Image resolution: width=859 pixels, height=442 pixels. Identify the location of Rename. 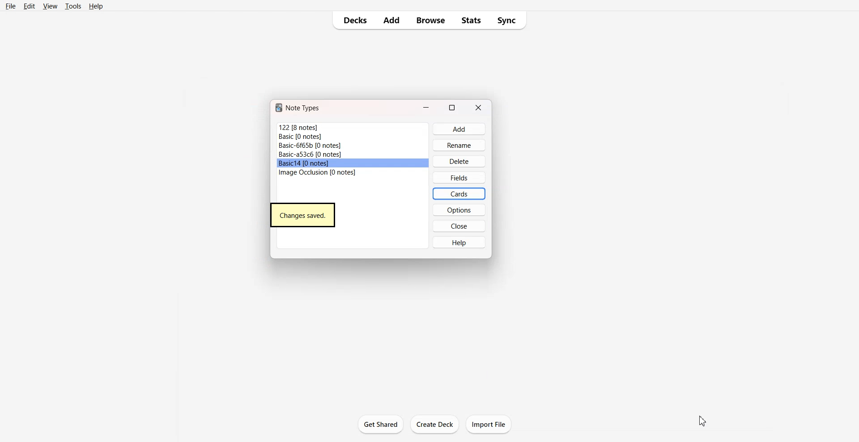
(459, 145).